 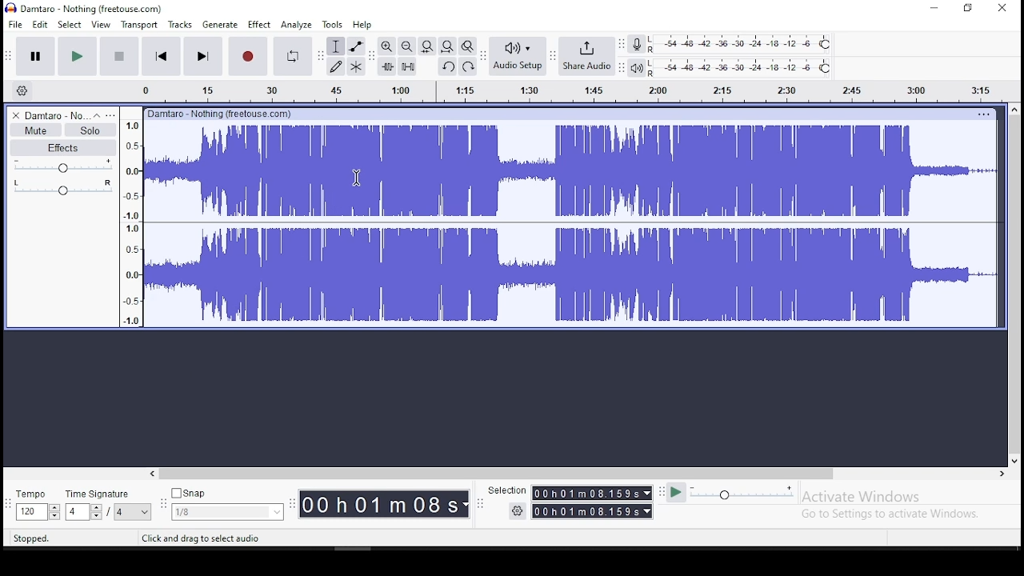 What do you see at coordinates (449, 67) in the screenshot?
I see `undo` at bounding box center [449, 67].